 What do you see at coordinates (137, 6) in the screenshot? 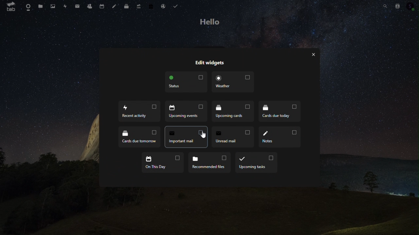
I see `Upgrade` at bounding box center [137, 6].